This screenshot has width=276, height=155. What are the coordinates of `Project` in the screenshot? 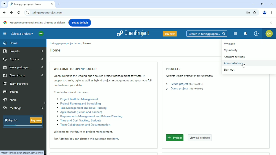 It's located at (175, 138).